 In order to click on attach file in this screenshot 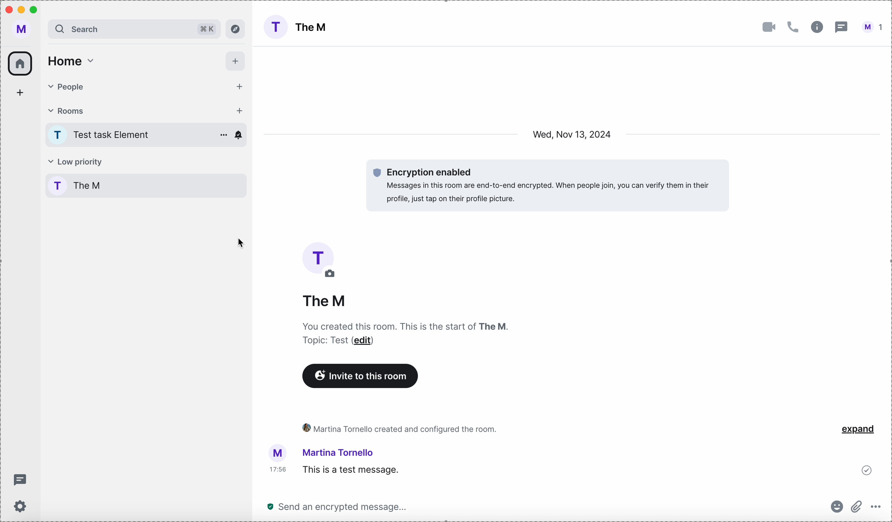, I will do `click(858, 507)`.